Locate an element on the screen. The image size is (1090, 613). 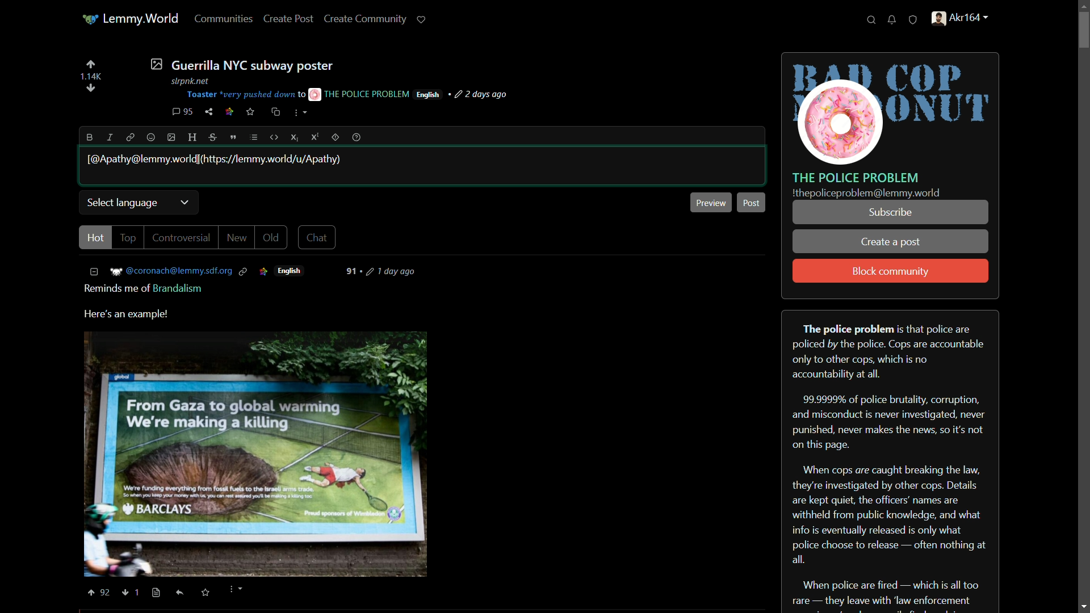
server name is located at coordinates (856, 177).